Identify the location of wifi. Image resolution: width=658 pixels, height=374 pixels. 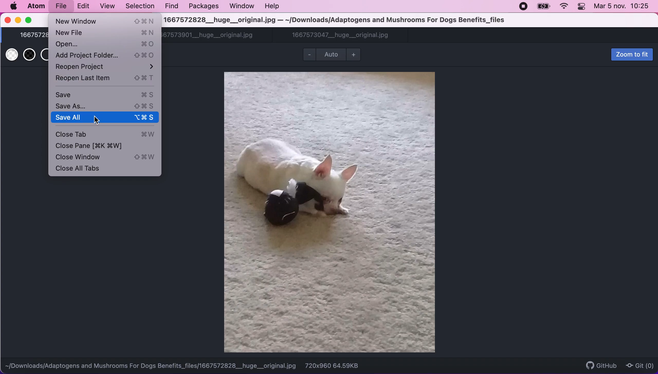
(564, 7).